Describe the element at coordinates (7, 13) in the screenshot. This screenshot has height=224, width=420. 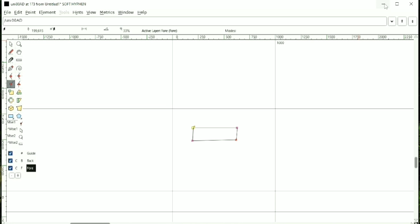
I see `File` at that location.